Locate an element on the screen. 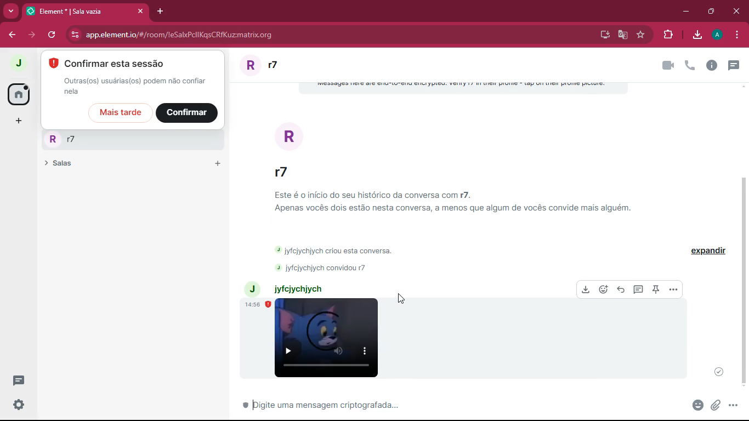 This screenshot has width=749, height=421. download is located at coordinates (587, 290).